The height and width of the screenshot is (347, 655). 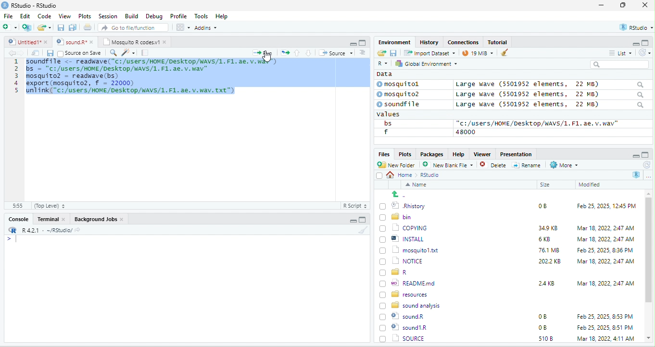 I want to click on Feb 25, 2025, 8:36 PM, so click(x=603, y=250).